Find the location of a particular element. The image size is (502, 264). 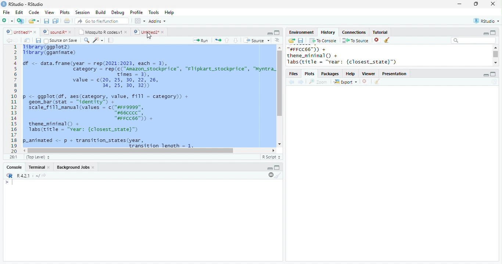

scroll up  is located at coordinates (280, 47).